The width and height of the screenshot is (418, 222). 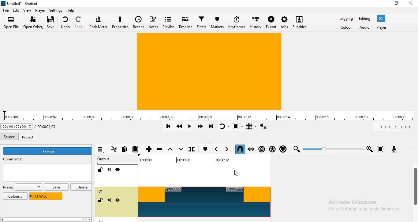 I want to click on Properties, so click(x=121, y=22).